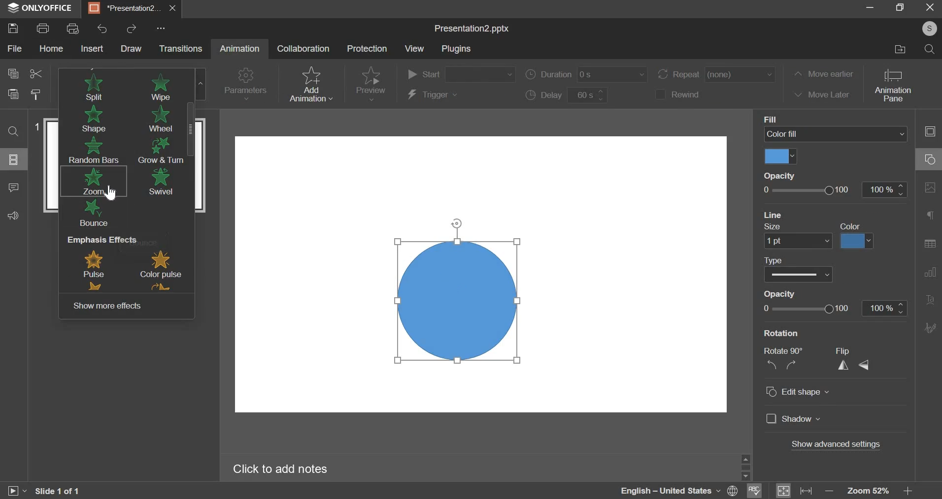 This screenshot has width=942, height=499. I want to click on presentation, so click(132, 10).